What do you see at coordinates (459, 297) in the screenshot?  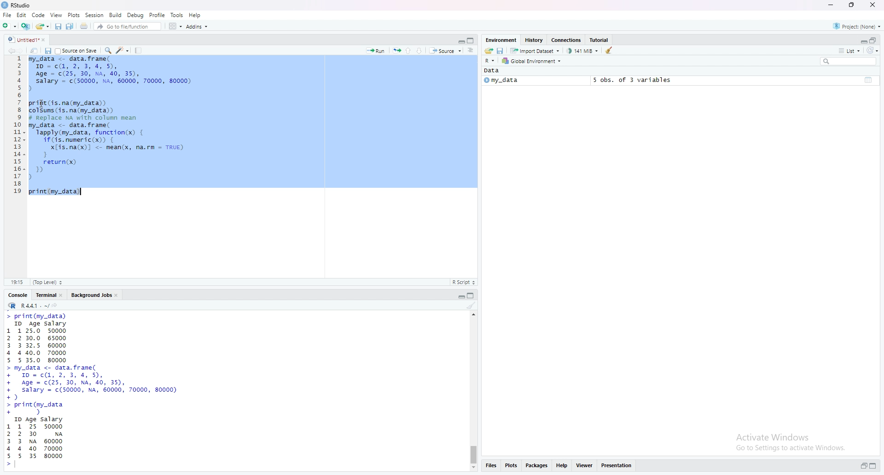 I see `expand` at bounding box center [459, 297].